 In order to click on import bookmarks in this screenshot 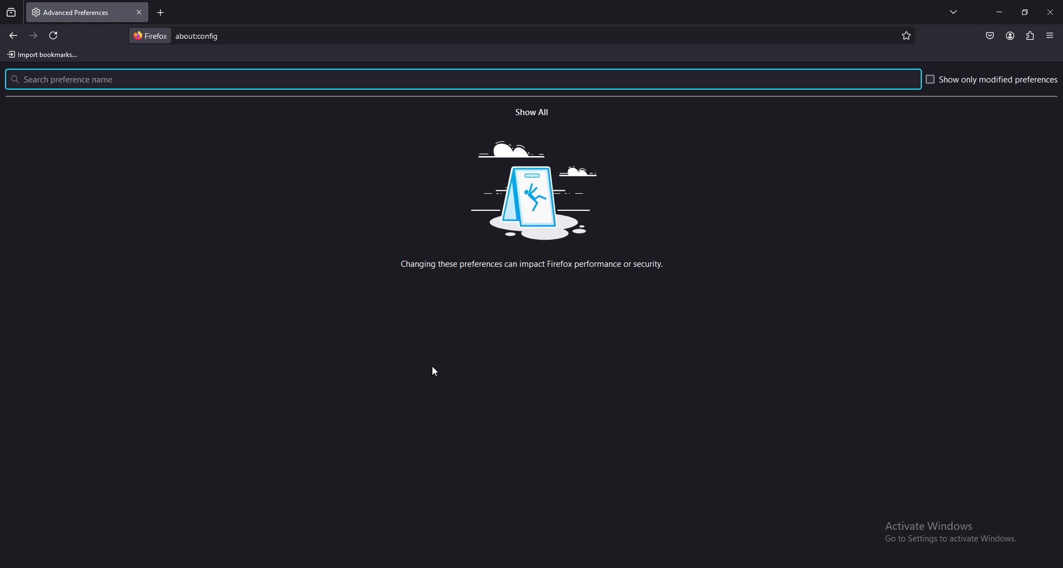, I will do `click(45, 55)`.